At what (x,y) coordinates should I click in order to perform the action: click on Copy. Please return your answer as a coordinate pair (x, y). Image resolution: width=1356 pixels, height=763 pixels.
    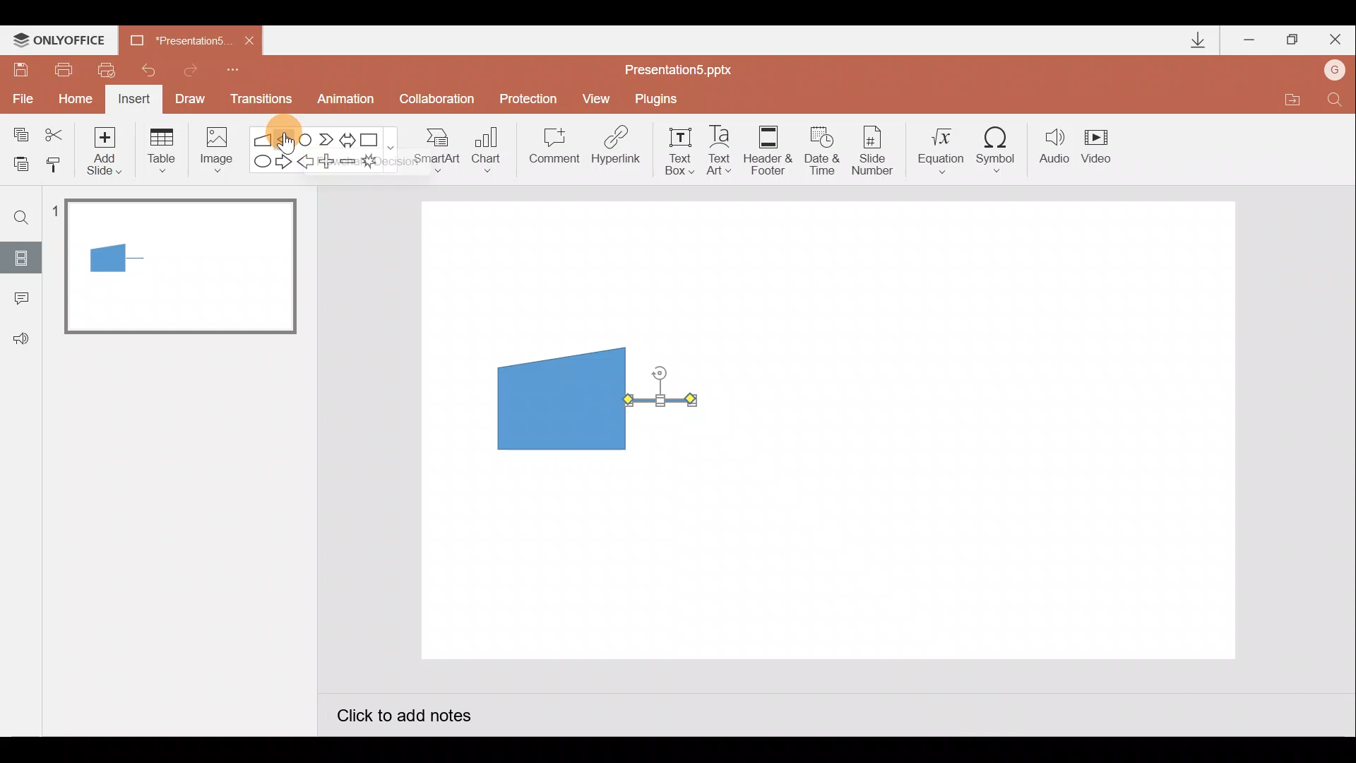
    Looking at the image, I should click on (18, 132).